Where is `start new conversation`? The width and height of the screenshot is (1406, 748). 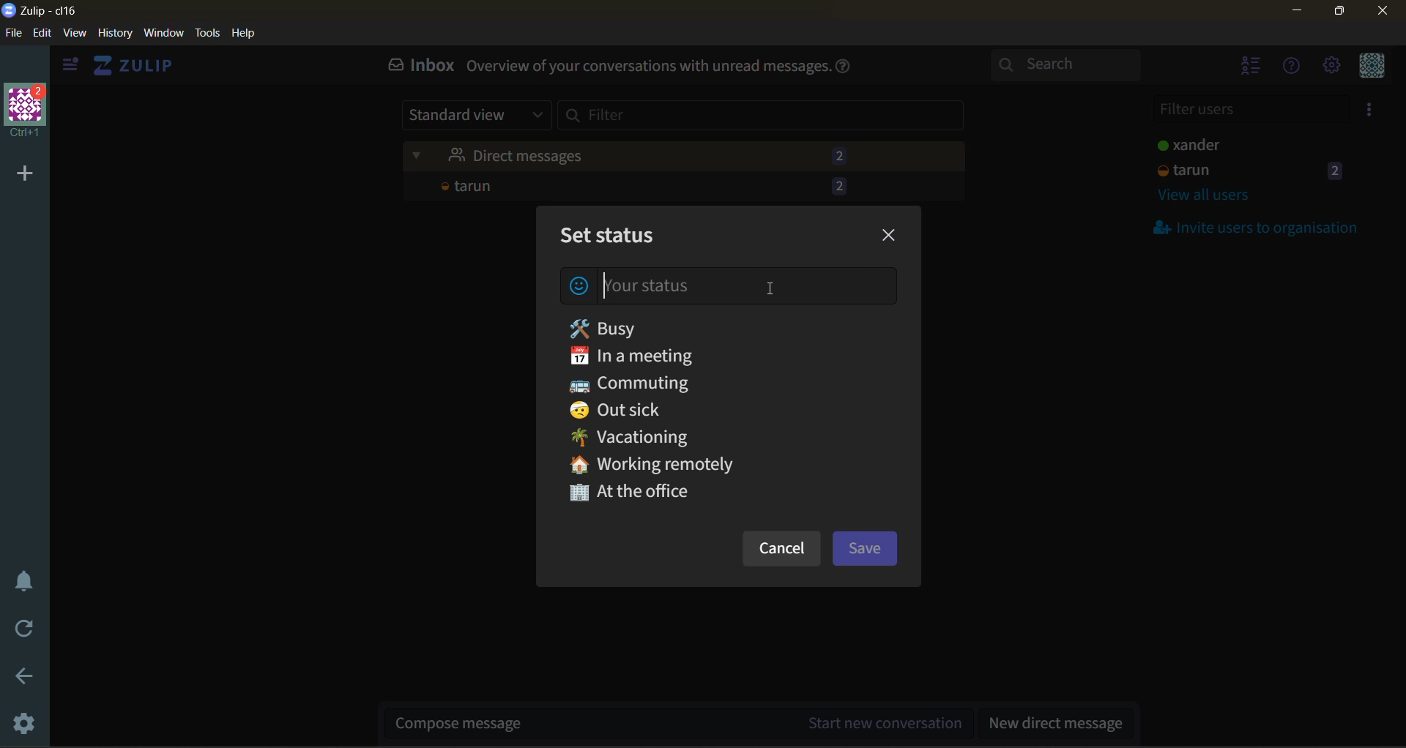
start new conversation is located at coordinates (680, 719).